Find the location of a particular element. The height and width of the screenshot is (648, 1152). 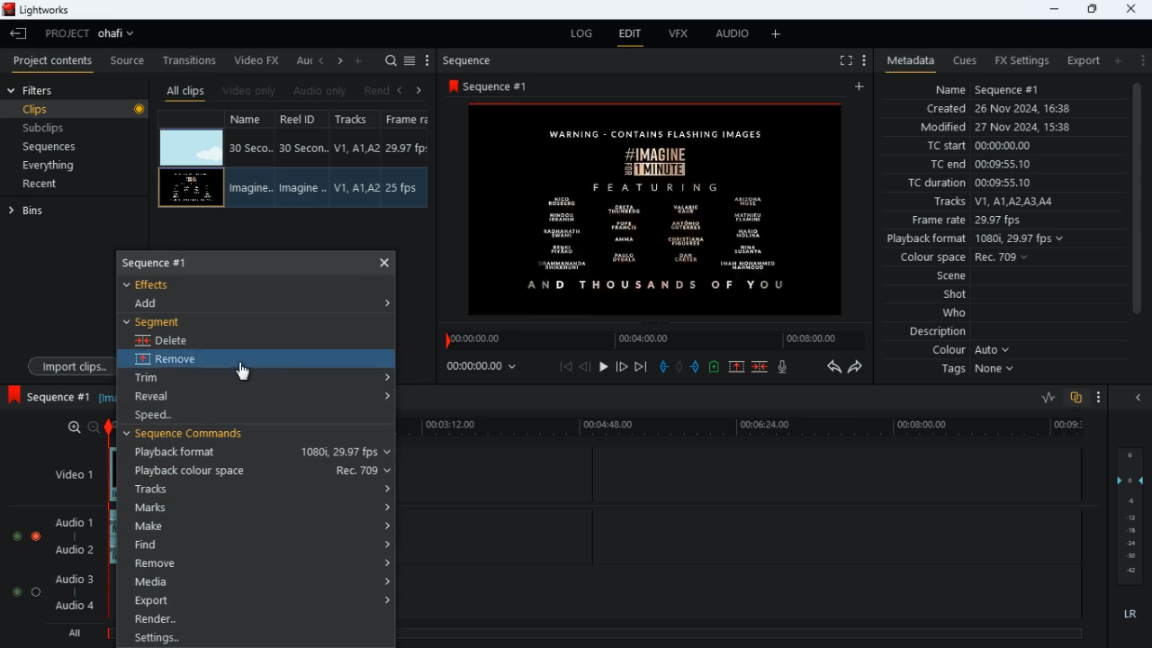

everything is located at coordinates (54, 167).